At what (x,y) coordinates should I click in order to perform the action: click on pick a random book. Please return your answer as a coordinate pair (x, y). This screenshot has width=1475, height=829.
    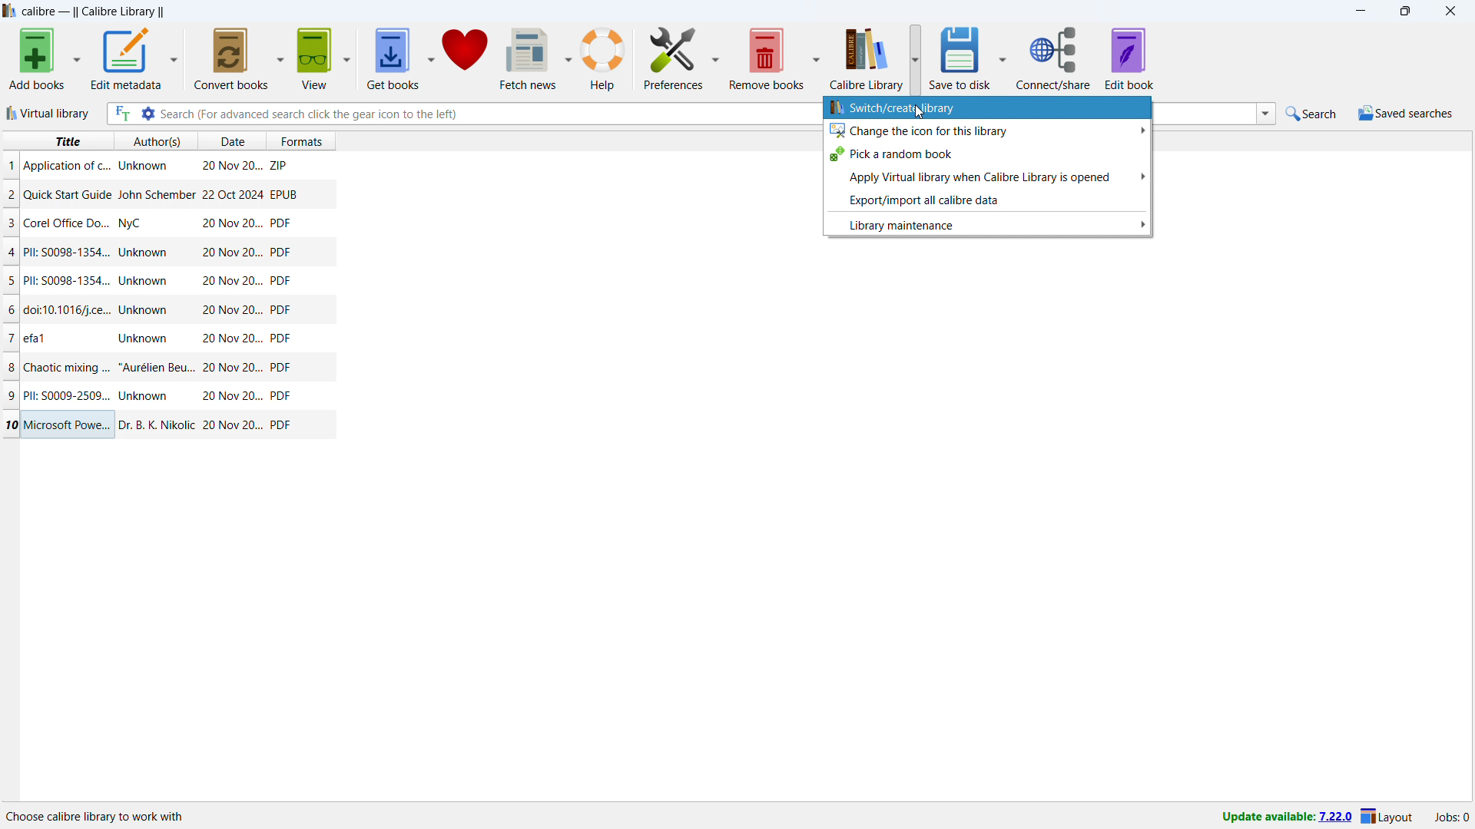
    Looking at the image, I should click on (989, 154).